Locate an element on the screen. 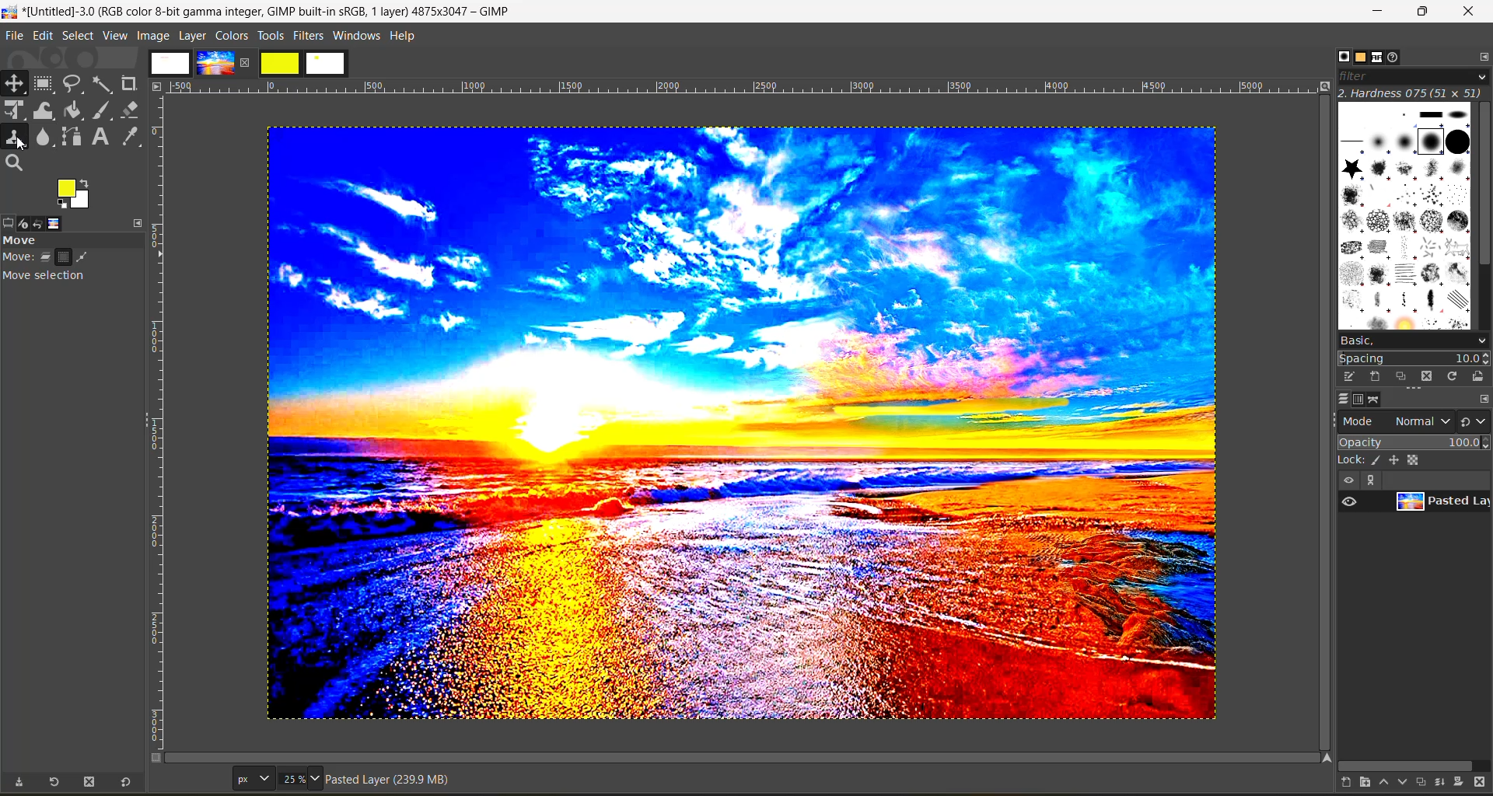  move is located at coordinates (77, 265).